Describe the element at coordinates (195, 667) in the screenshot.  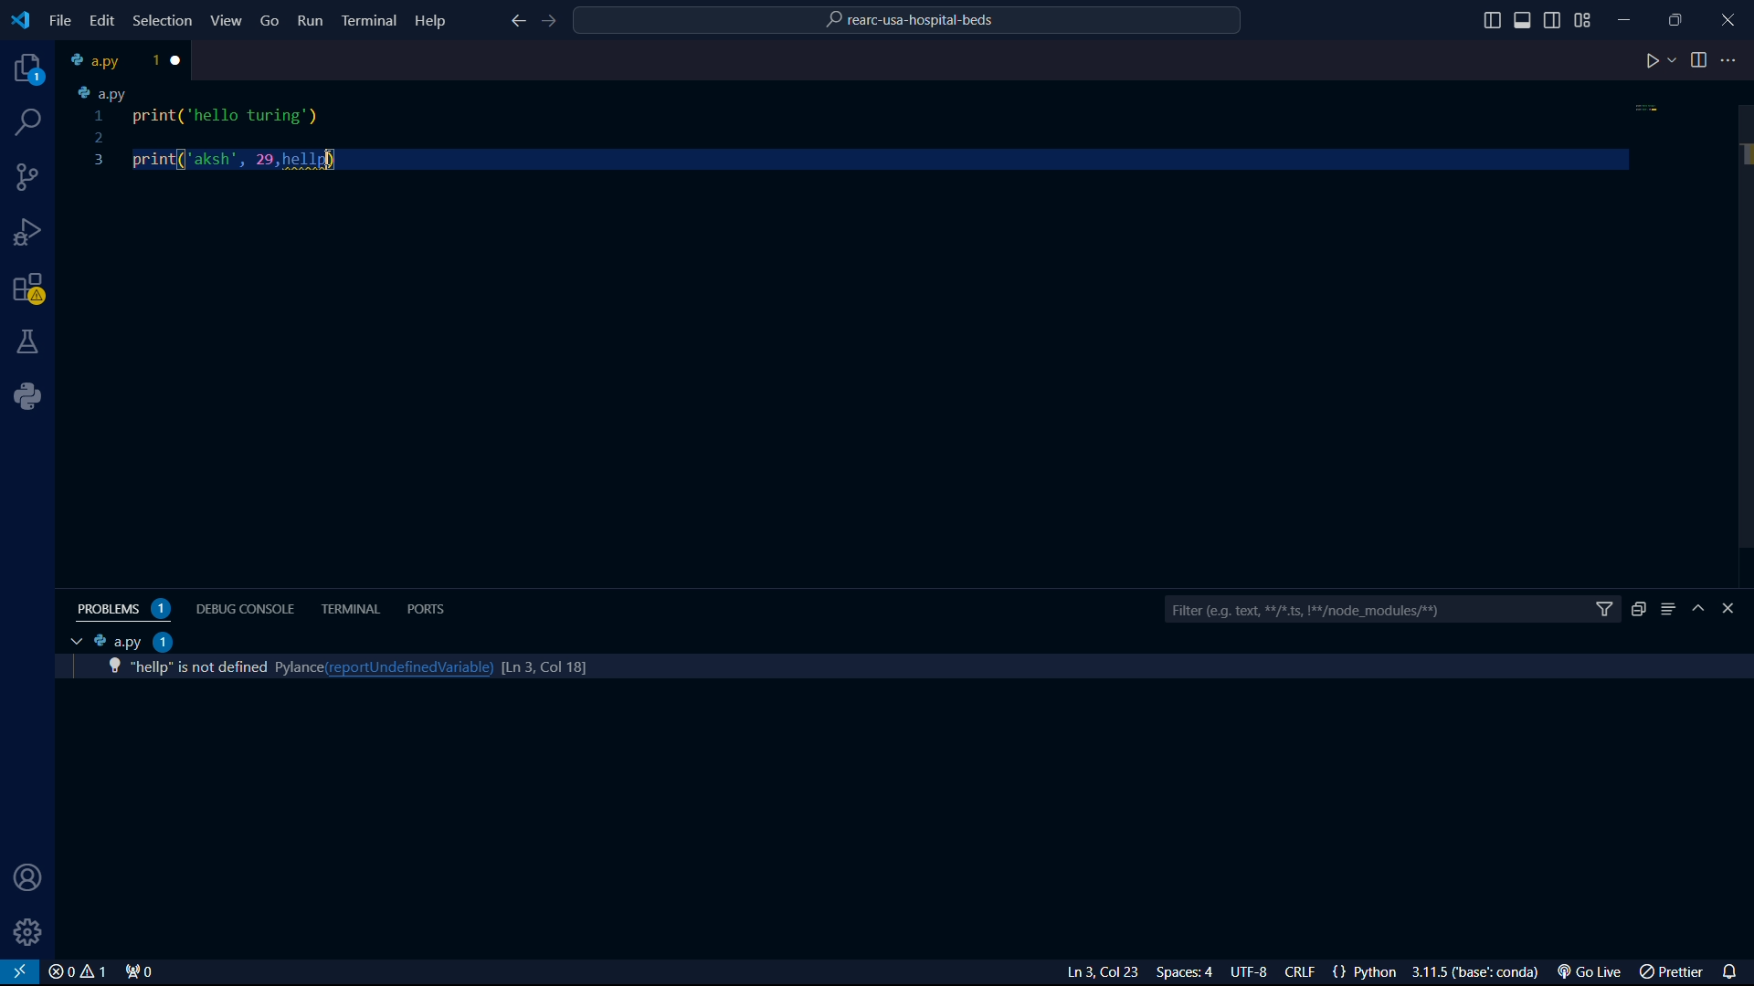
I see `activity code` at that location.